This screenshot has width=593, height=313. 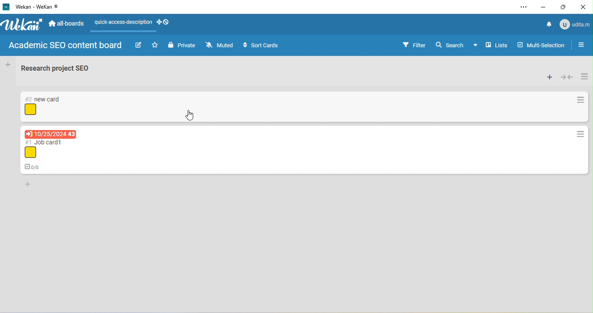 What do you see at coordinates (542, 44) in the screenshot?
I see `multi selection` at bounding box center [542, 44].